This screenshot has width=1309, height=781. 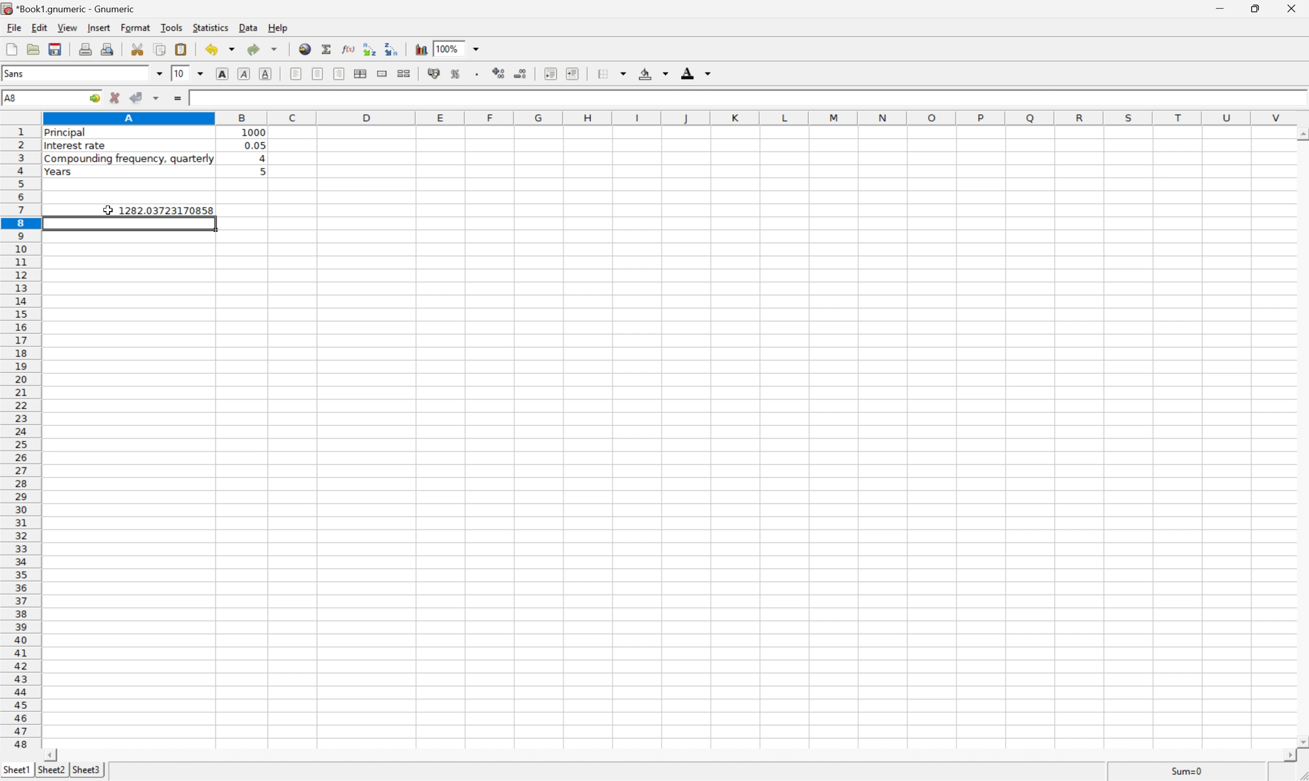 I want to click on help, so click(x=277, y=26).